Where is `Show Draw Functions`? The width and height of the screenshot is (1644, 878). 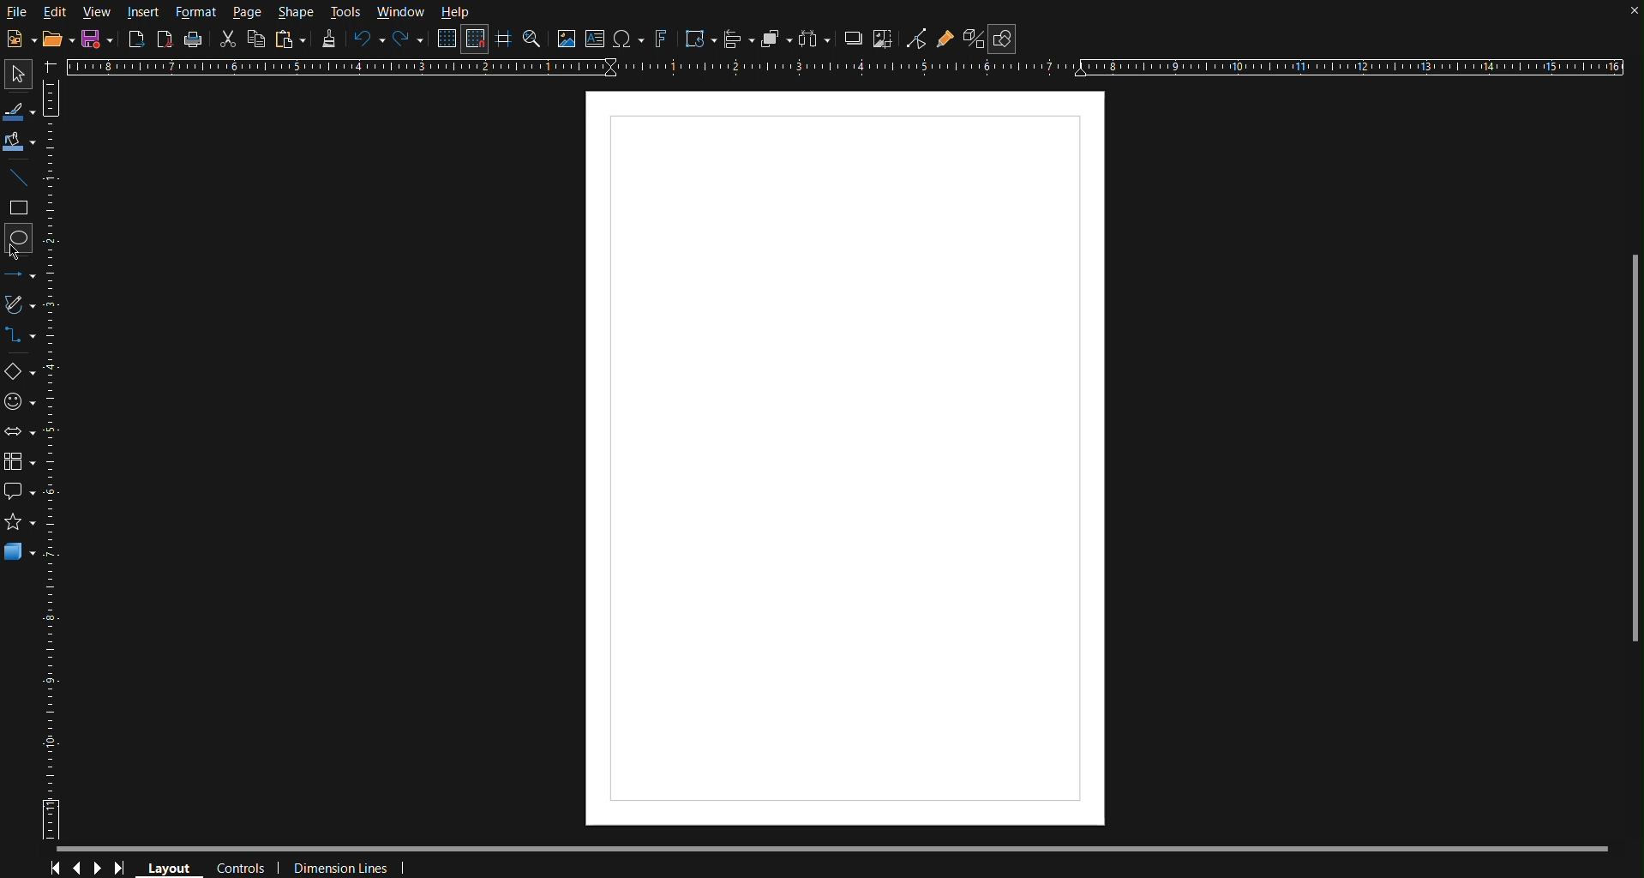
Show Draw Functions is located at coordinates (1003, 39).